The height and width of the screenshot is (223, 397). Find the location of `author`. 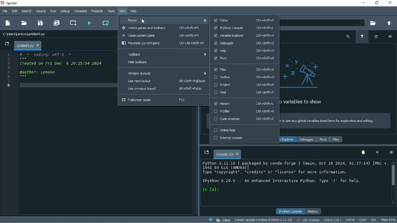

author is located at coordinates (37, 72).